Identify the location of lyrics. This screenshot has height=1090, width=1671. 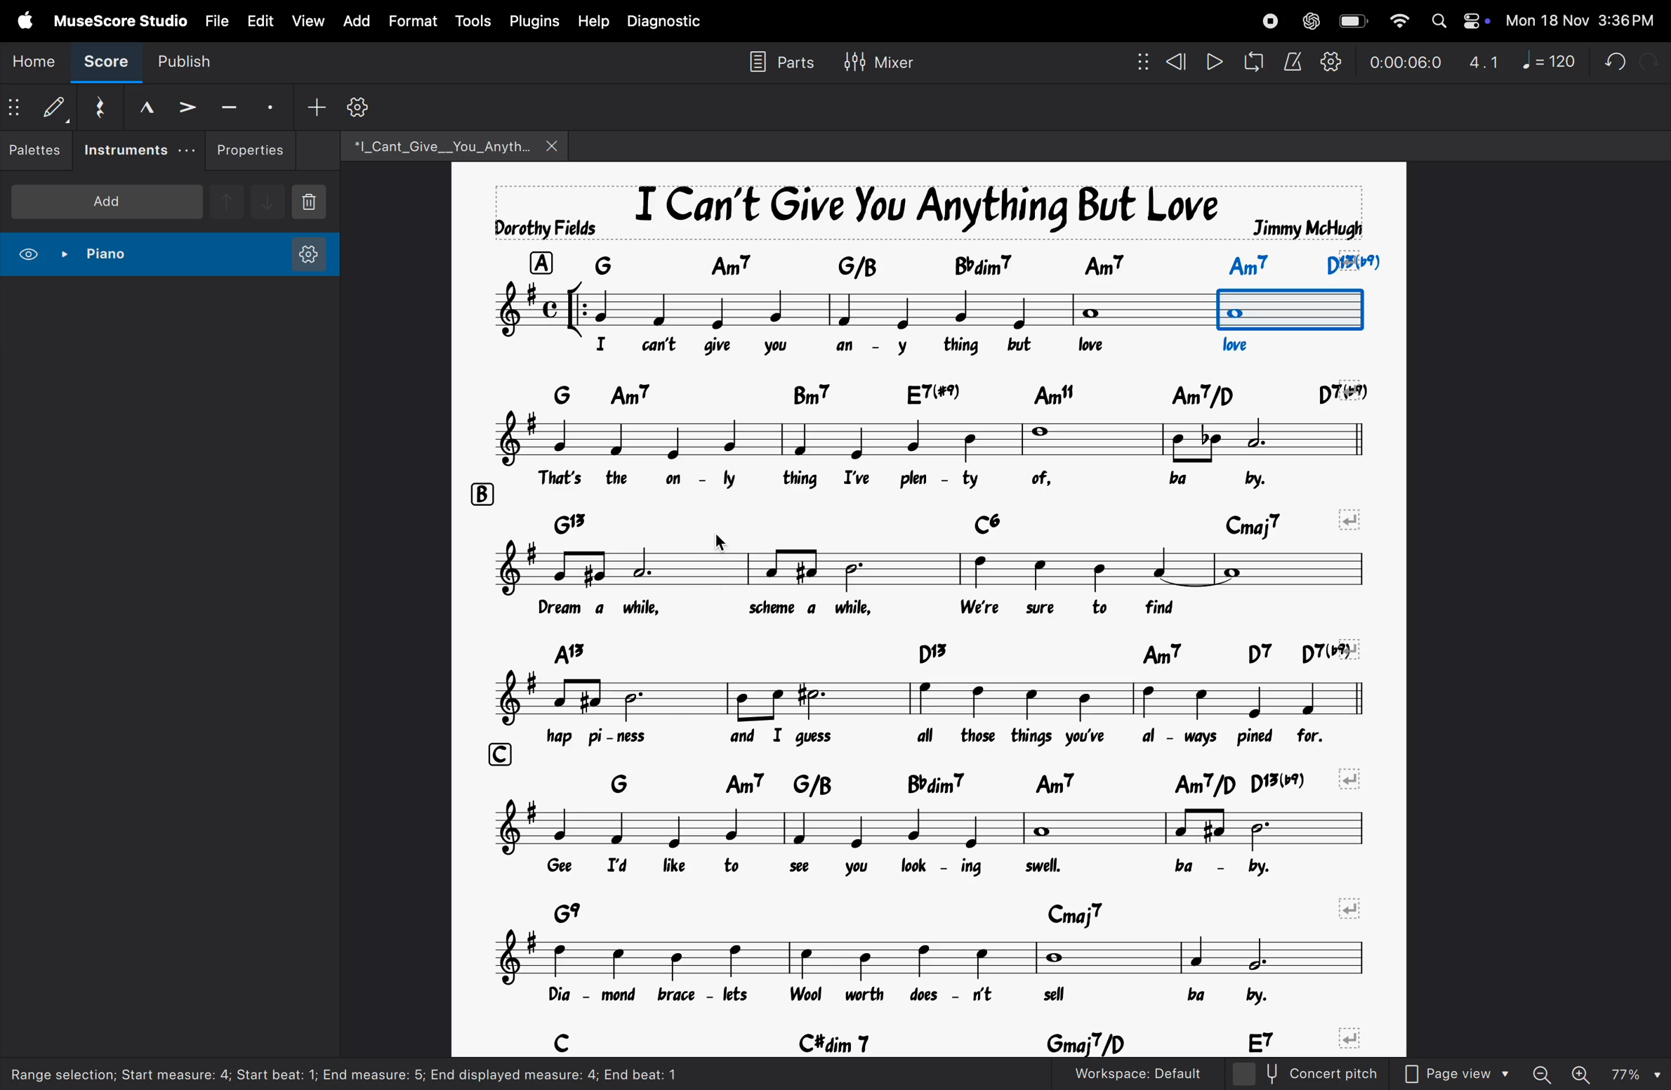
(927, 350).